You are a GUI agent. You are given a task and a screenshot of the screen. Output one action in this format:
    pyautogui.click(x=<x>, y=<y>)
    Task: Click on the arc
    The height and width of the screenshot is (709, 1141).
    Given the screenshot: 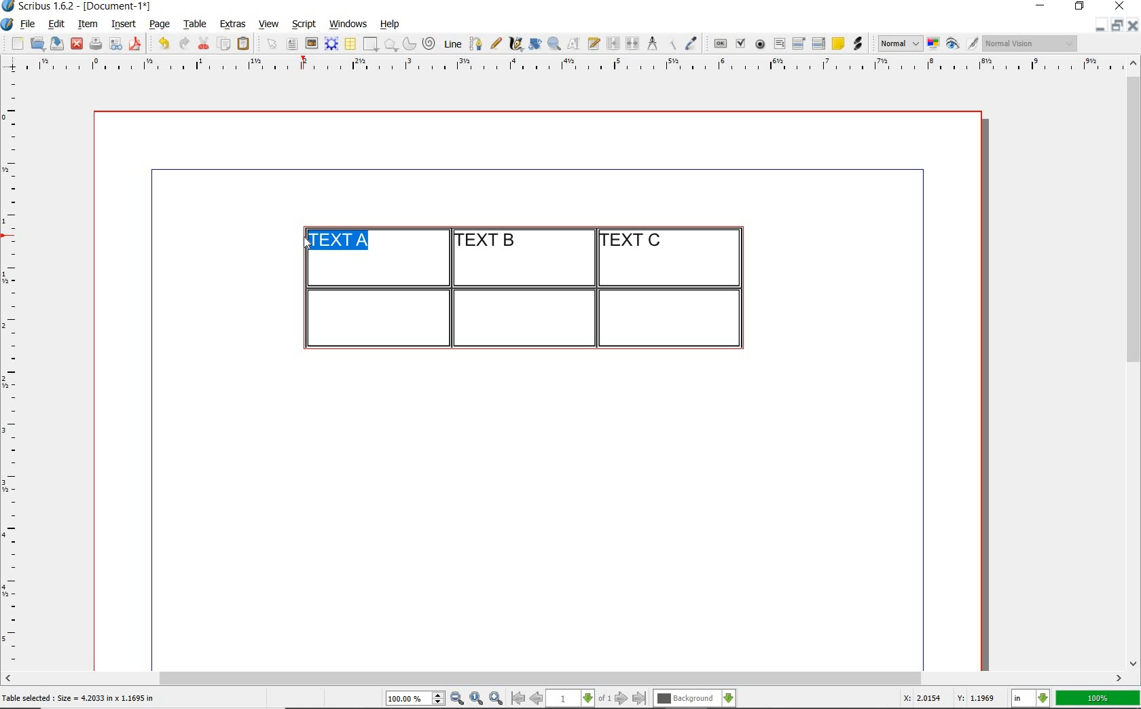 What is the action you would take?
    pyautogui.click(x=409, y=43)
    